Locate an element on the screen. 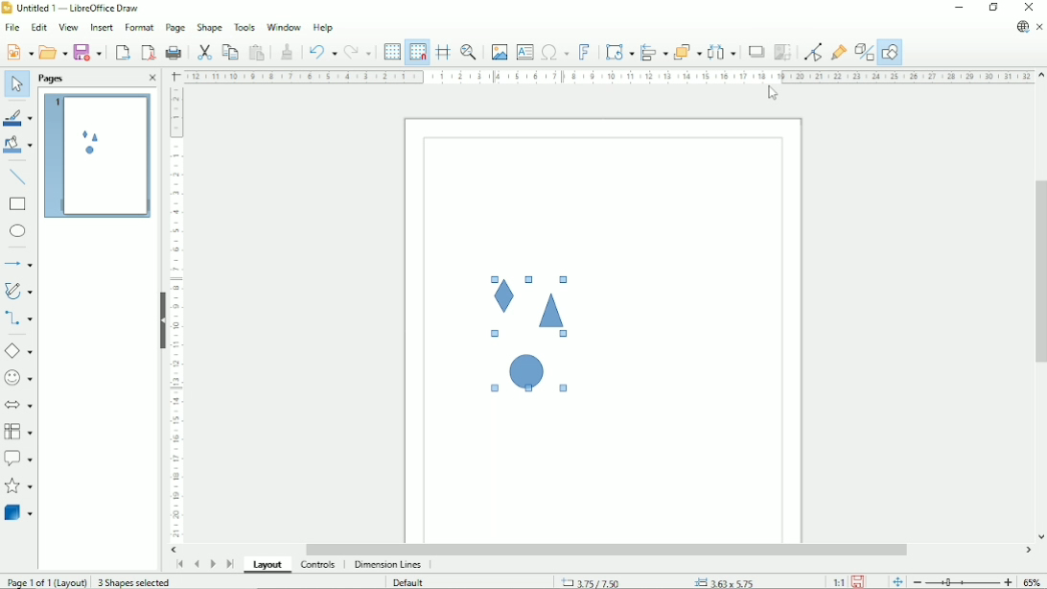 This screenshot has width=1047, height=589. Toggle extrusion is located at coordinates (864, 53).